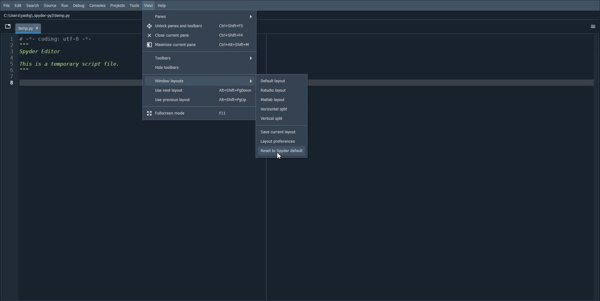 The height and width of the screenshot is (301, 600). What do you see at coordinates (134, 6) in the screenshot?
I see `Tools` at bounding box center [134, 6].